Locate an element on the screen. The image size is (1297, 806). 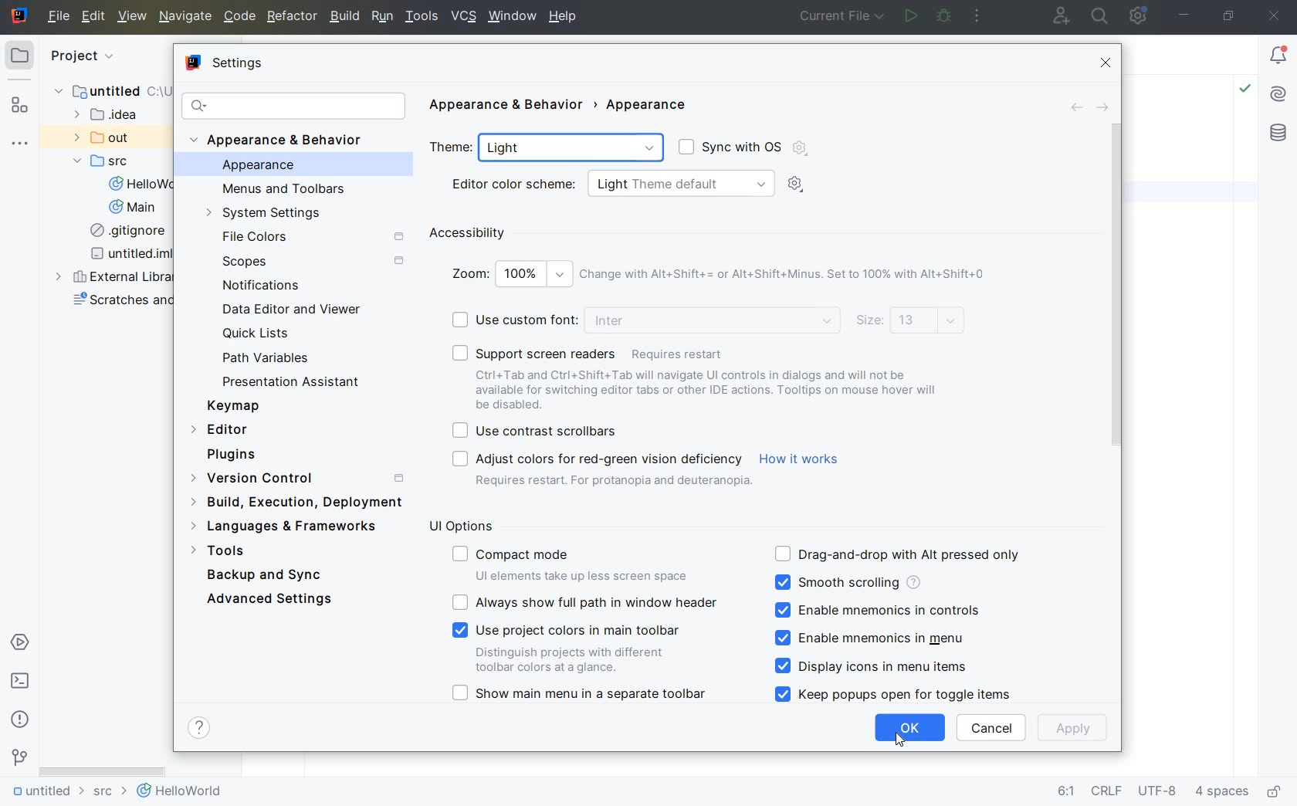
BACKWARD is located at coordinates (1075, 107).